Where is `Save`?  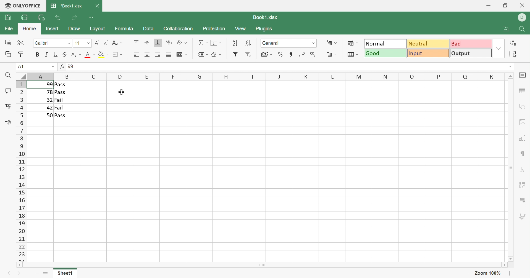
Save is located at coordinates (8, 18).